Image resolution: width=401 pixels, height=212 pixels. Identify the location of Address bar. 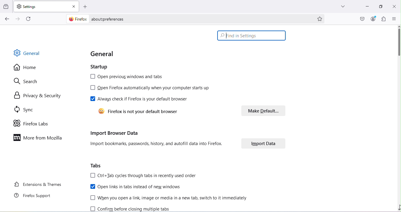
(201, 19).